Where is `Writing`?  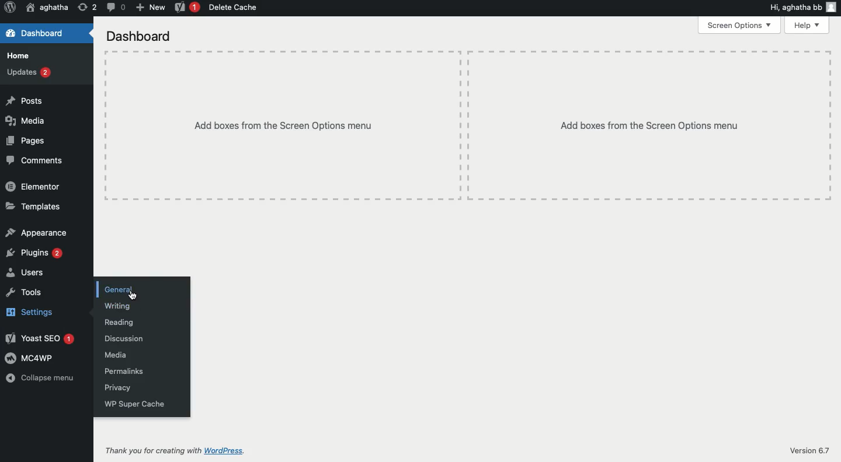 Writing is located at coordinates (115, 305).